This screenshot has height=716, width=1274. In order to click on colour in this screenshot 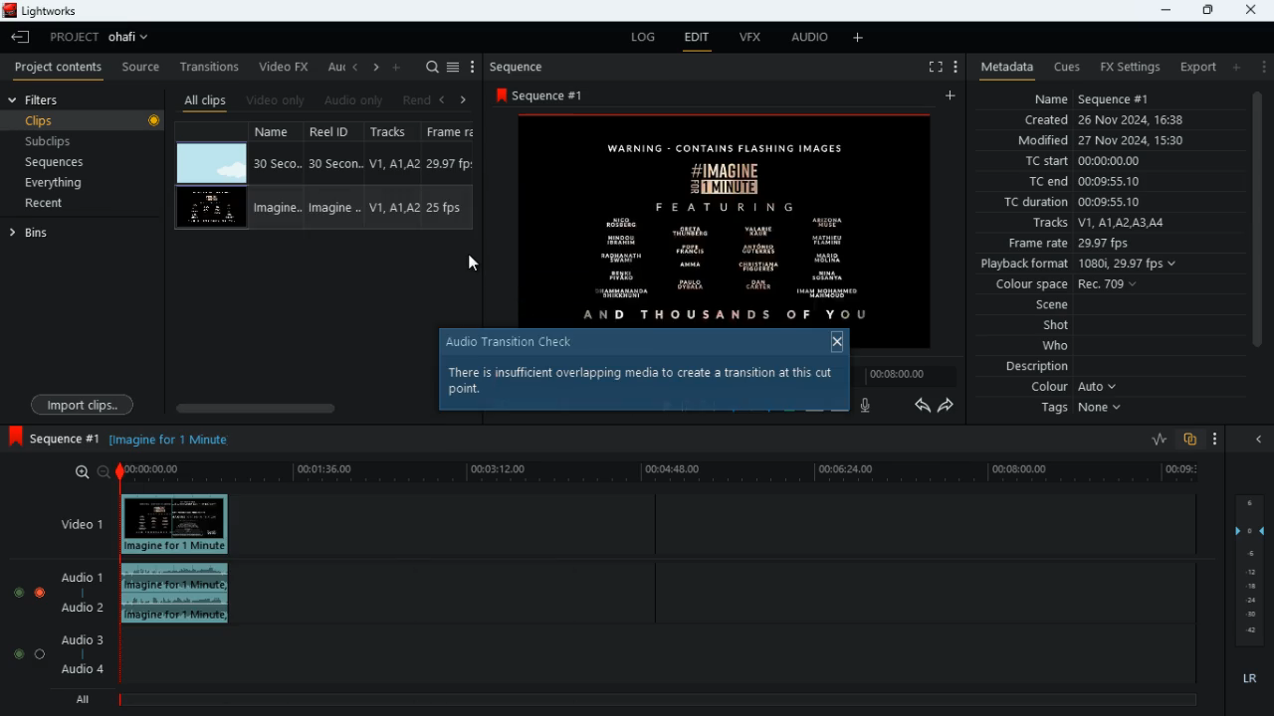, I will do `click(1075, 388)`.